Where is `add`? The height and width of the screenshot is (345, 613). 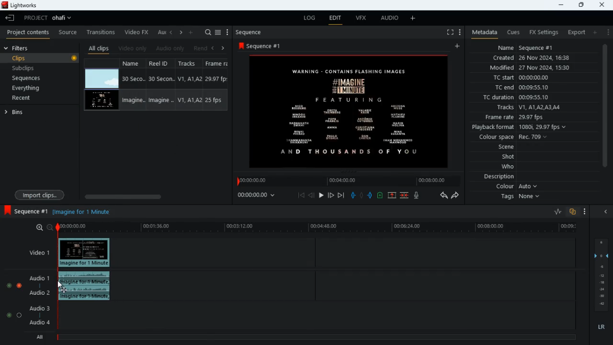
add is located at coordinates (459, 46).